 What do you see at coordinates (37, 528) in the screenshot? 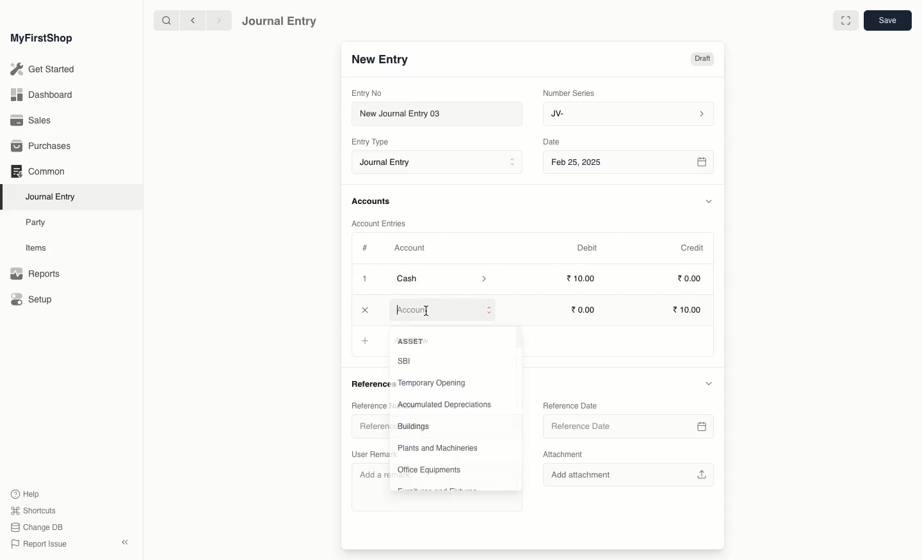
I see `Change DB` at bounding box center [37, 528].